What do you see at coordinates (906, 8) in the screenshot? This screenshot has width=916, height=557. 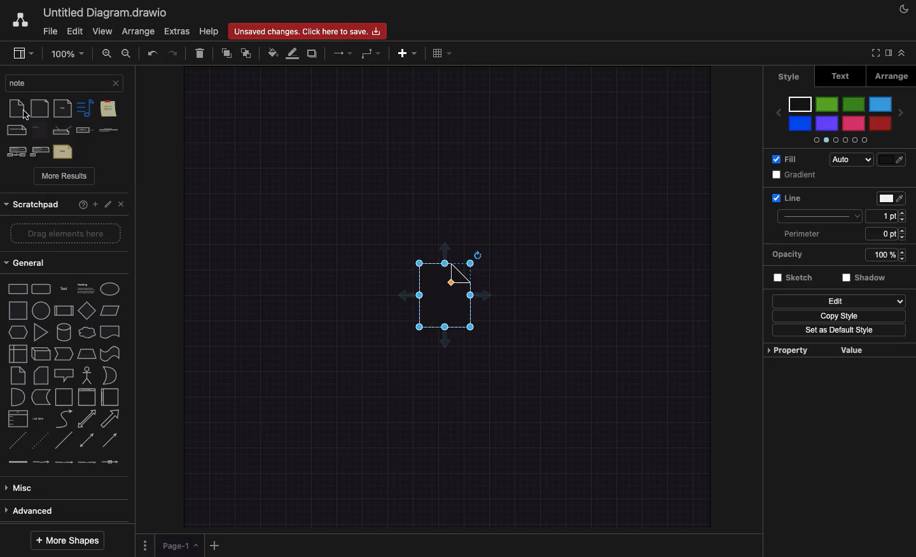 I see `Night mode` at bounding box center [906, 8].